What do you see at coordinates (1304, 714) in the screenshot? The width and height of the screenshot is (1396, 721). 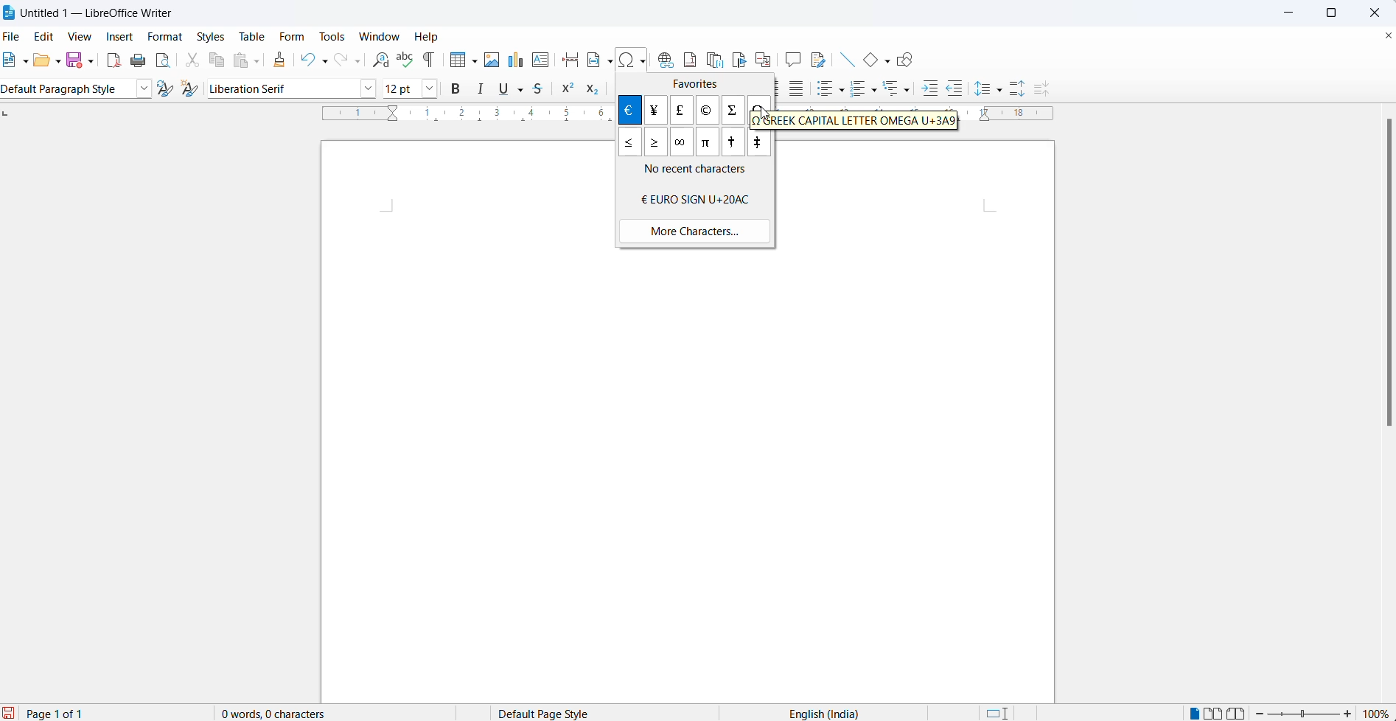 I see `zoom slider` at bounding box center [1304, 714].